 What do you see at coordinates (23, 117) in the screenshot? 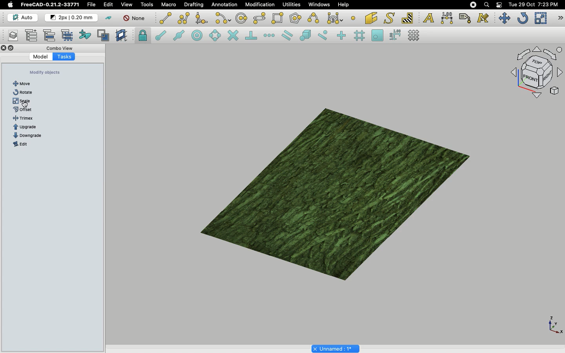
I see `Circle` at bounding box center [23, 117].